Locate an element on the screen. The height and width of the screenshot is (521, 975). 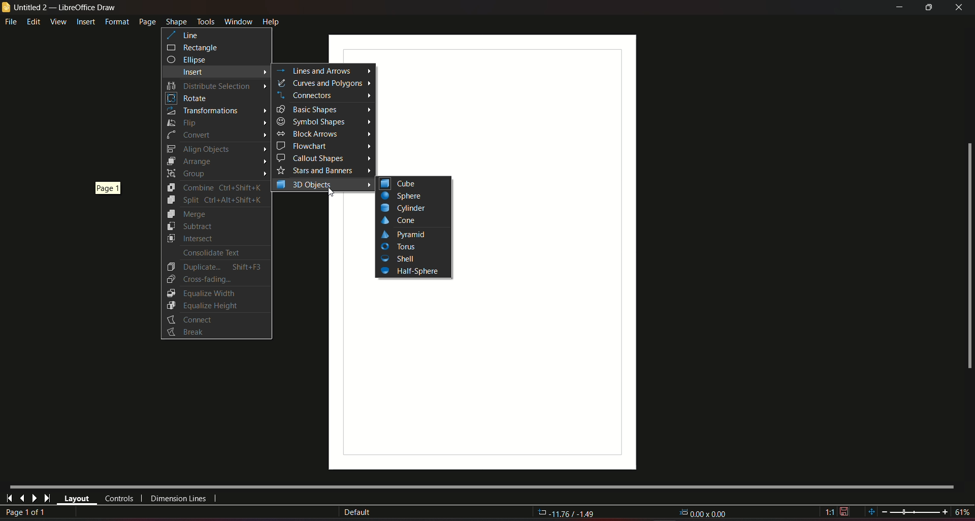
Cross-Fading is located at coordinates (201, 279).